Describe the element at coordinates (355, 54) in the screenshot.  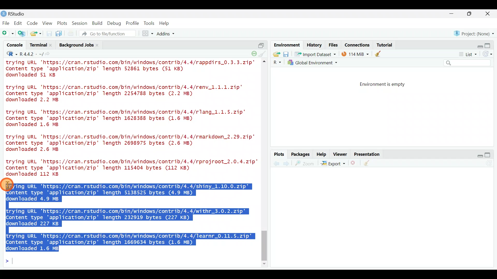
I see `114 MIB` at that location.